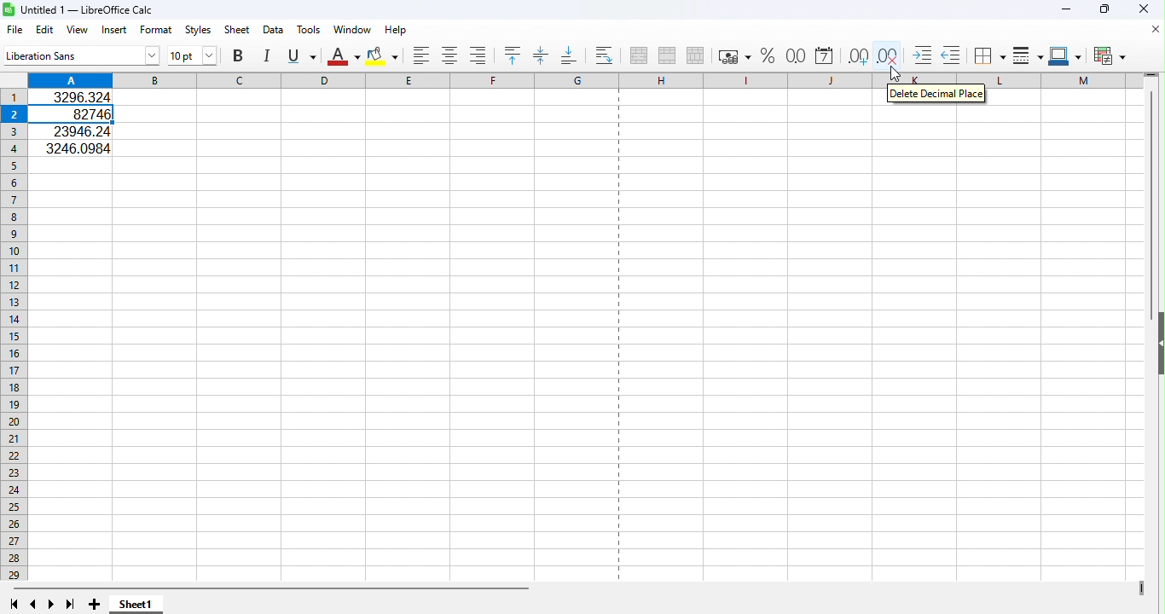 The height and width of the screenshot is (614, 1165). What do you see at coordinates (423, 55) in the screenshot?
I see `Align left` at bounding box center [423, 55].